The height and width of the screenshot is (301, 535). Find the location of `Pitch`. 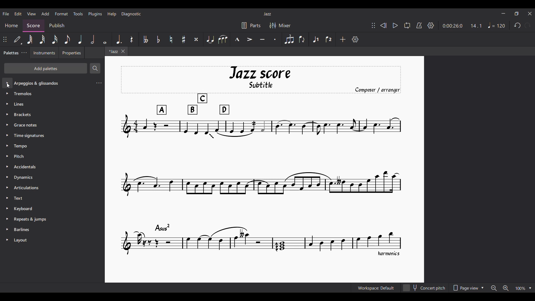

Pitch is located at coordinates (21, 157).